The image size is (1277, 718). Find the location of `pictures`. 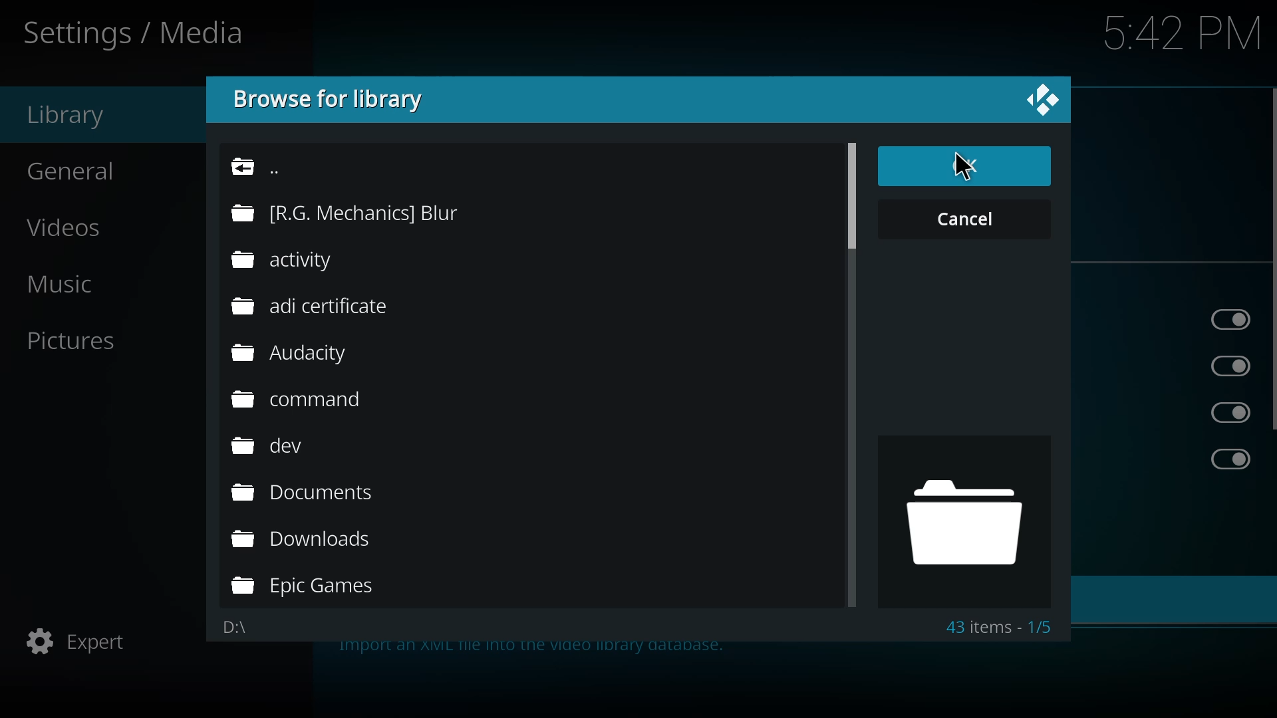

pictures is located at coordinates (85, 340).